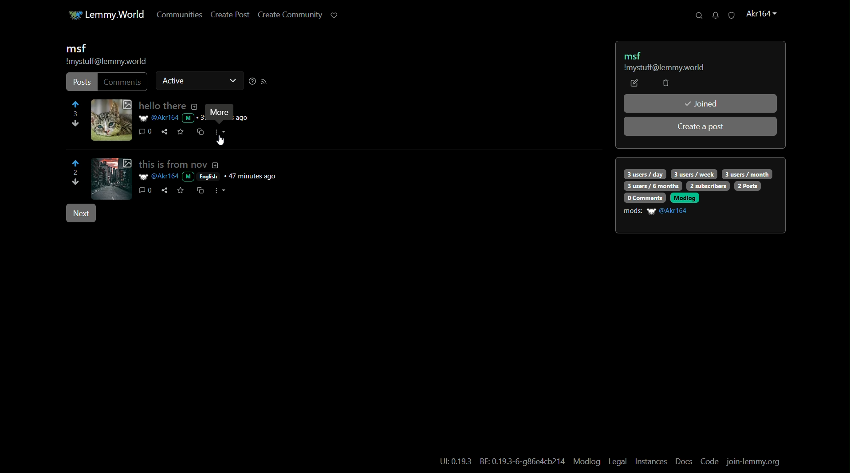 Image resolution: width=850 pixels, height=473 pixels. I want to click on post-2, so click(209, 164).